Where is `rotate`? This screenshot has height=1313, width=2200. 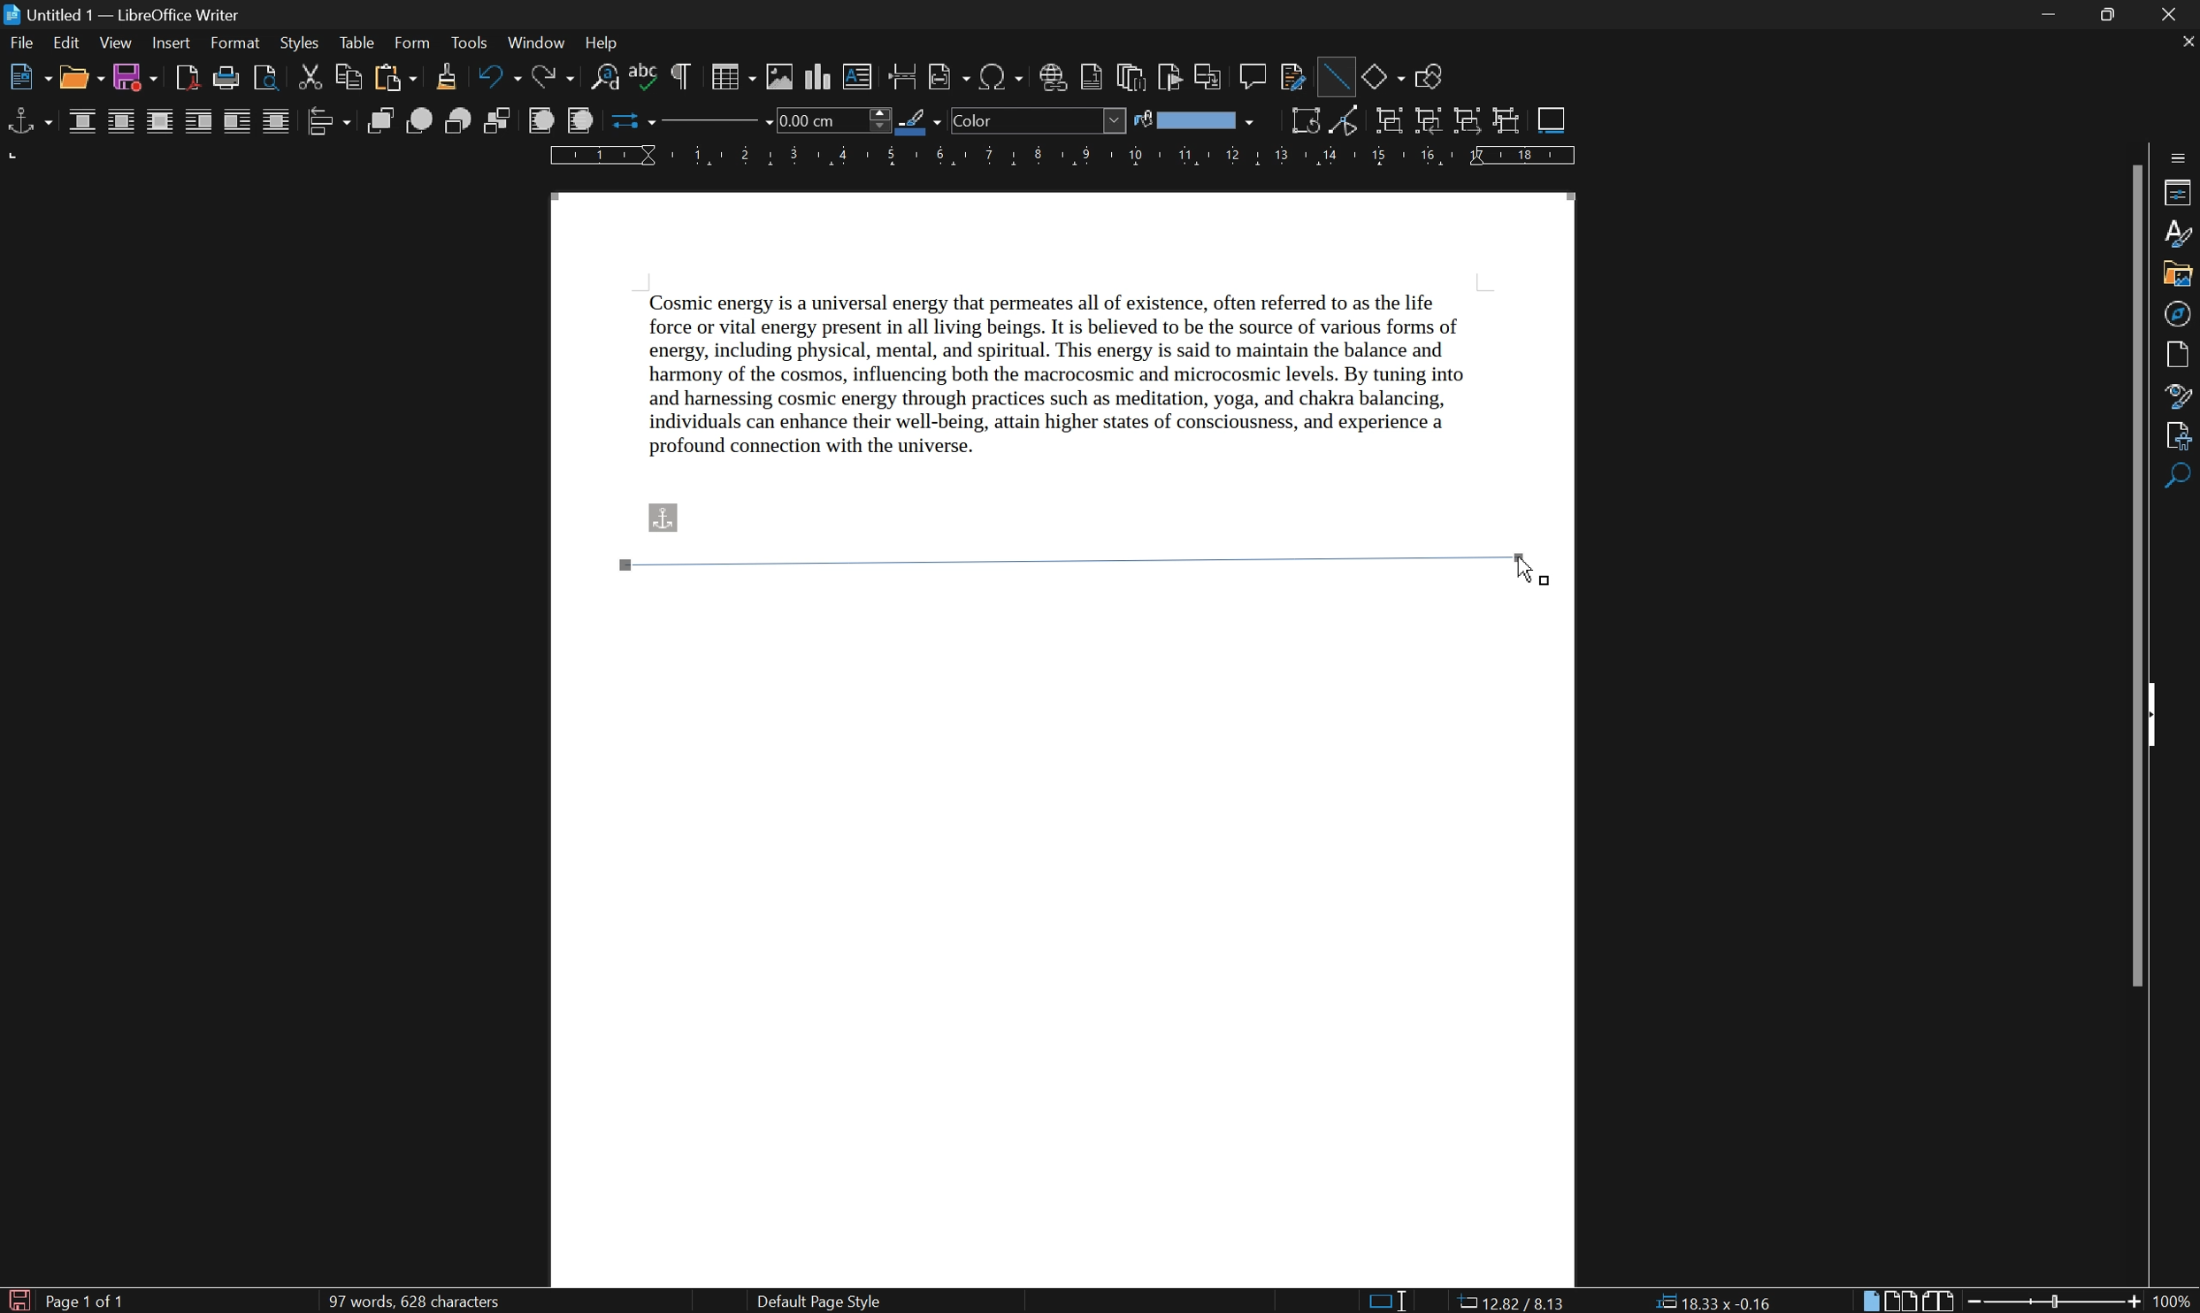 rotate is located at coordinates (1307, 120).